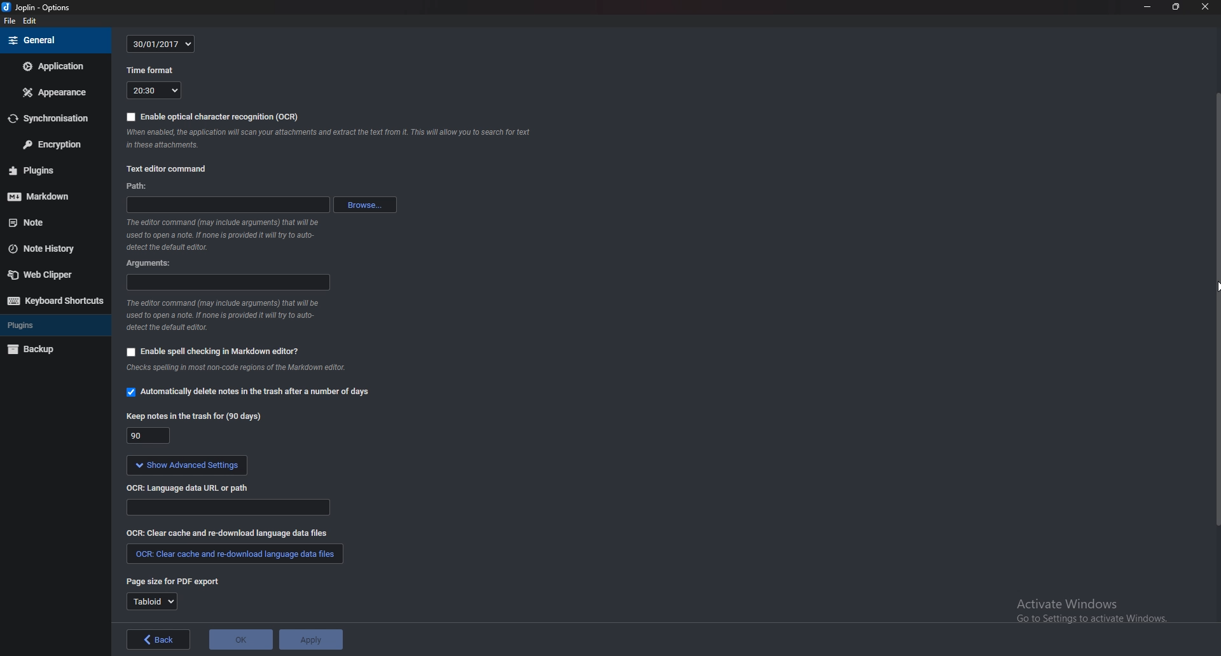 The width and height of the screenshot is (1221, 656). What do you see at coordinates (55, 92) in the screenshot?
I see `Appearance` at bounding box center [55, 92].